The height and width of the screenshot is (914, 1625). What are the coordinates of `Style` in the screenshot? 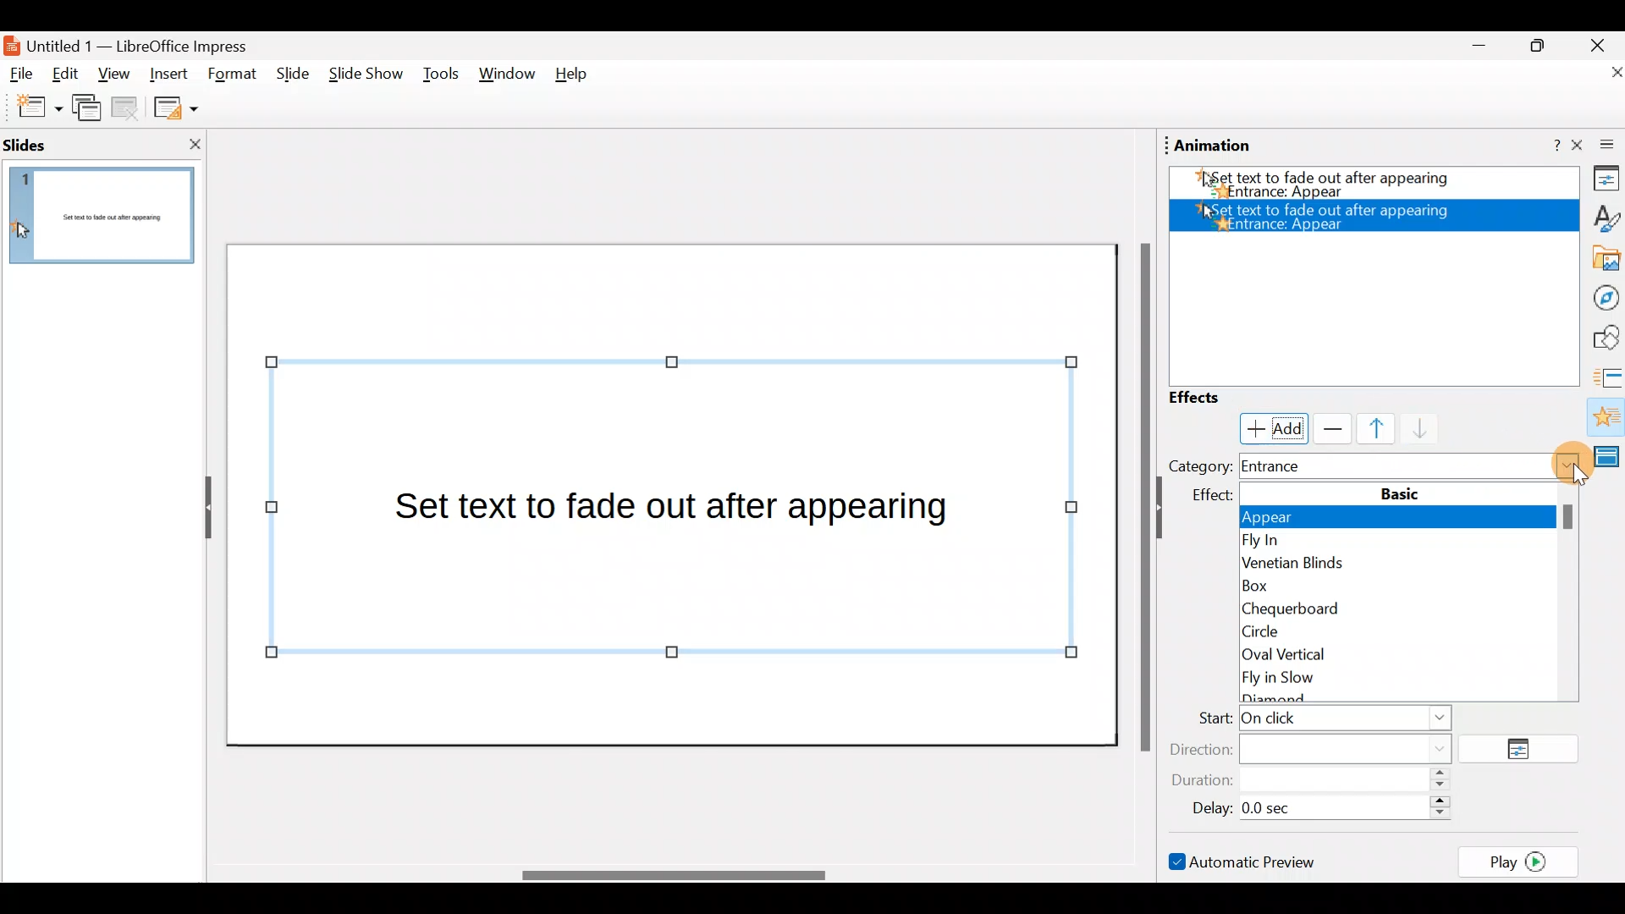 It's located at (1600, 217).